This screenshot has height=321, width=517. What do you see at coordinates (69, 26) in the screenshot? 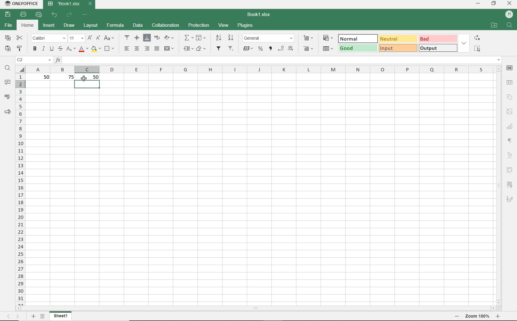
I see `draw` at bounding box center [69, 26].